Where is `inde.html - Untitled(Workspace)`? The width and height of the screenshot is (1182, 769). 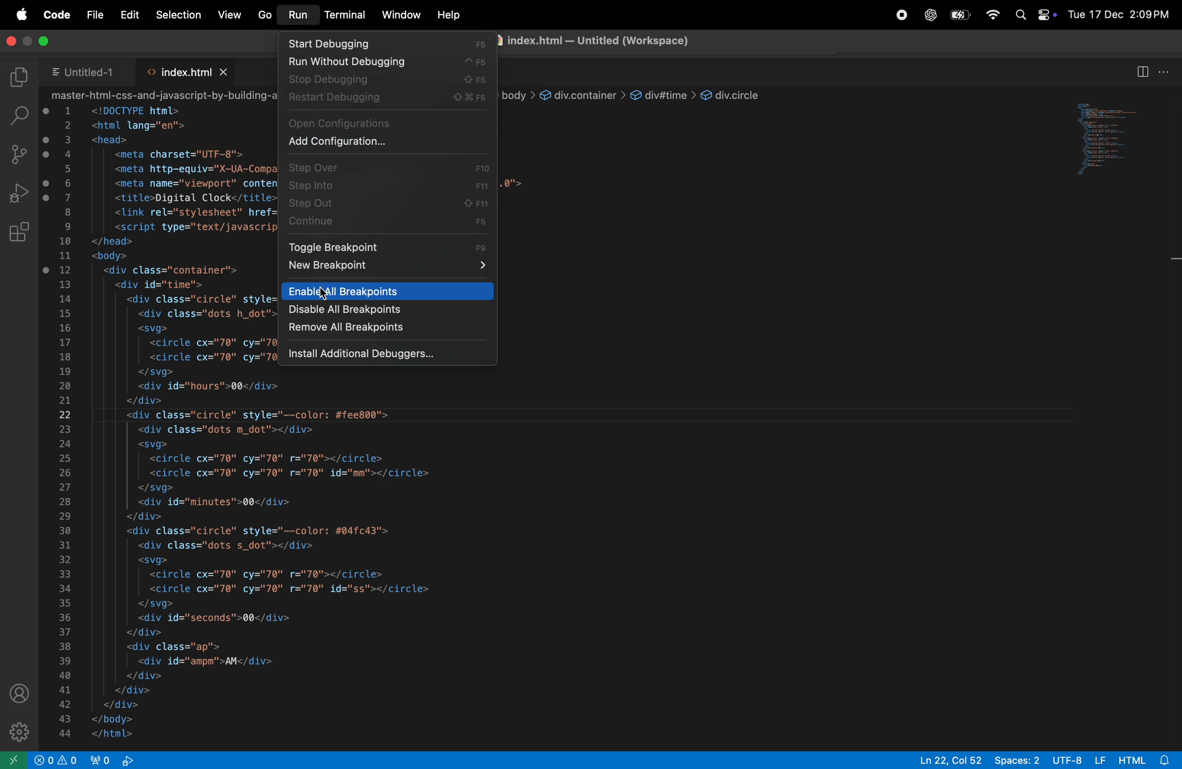 inde.html - Untitled(Workspace) is located at coordinates (599, 41).